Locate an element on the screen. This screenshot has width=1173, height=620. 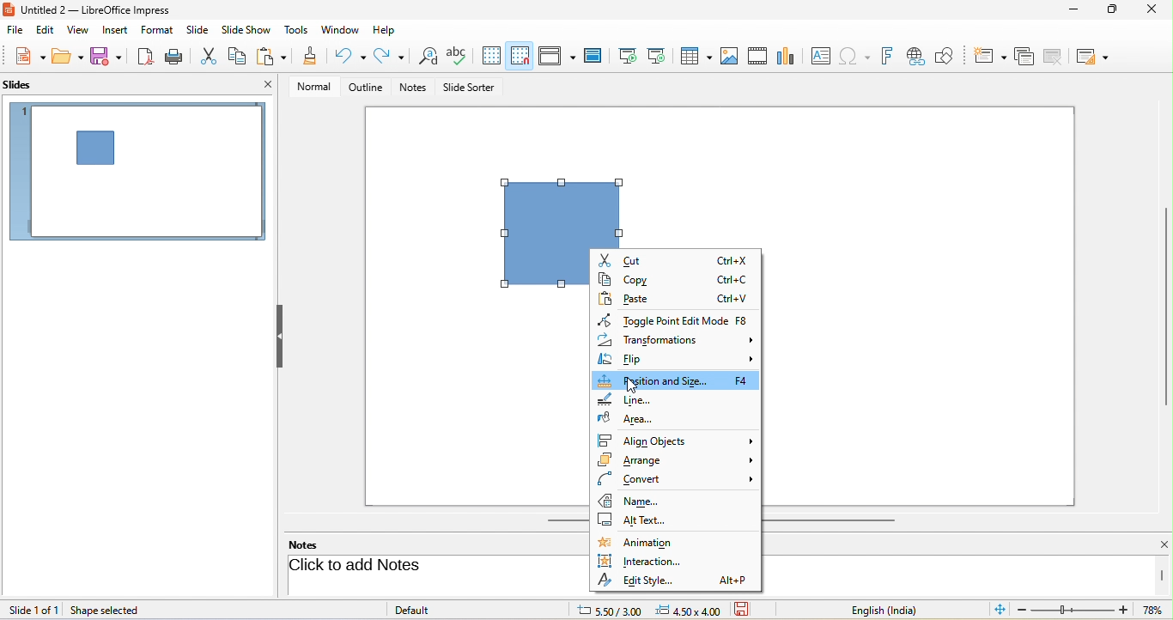
vertical scroll bar is located at coordinates (1163, 575).